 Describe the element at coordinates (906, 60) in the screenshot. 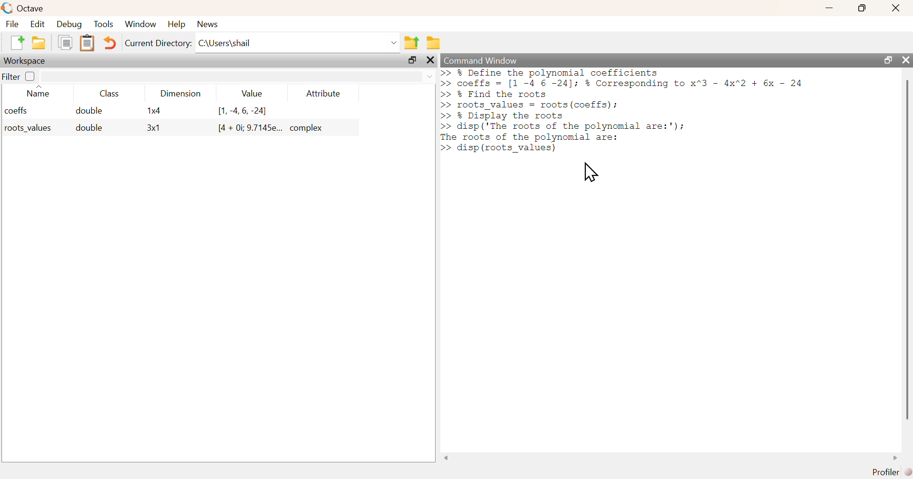

I see `close` at that location.